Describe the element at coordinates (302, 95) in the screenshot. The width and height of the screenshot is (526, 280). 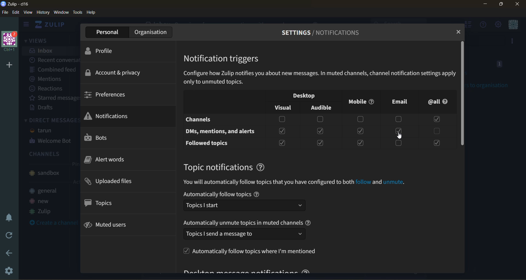
I see `desktop` at that location.